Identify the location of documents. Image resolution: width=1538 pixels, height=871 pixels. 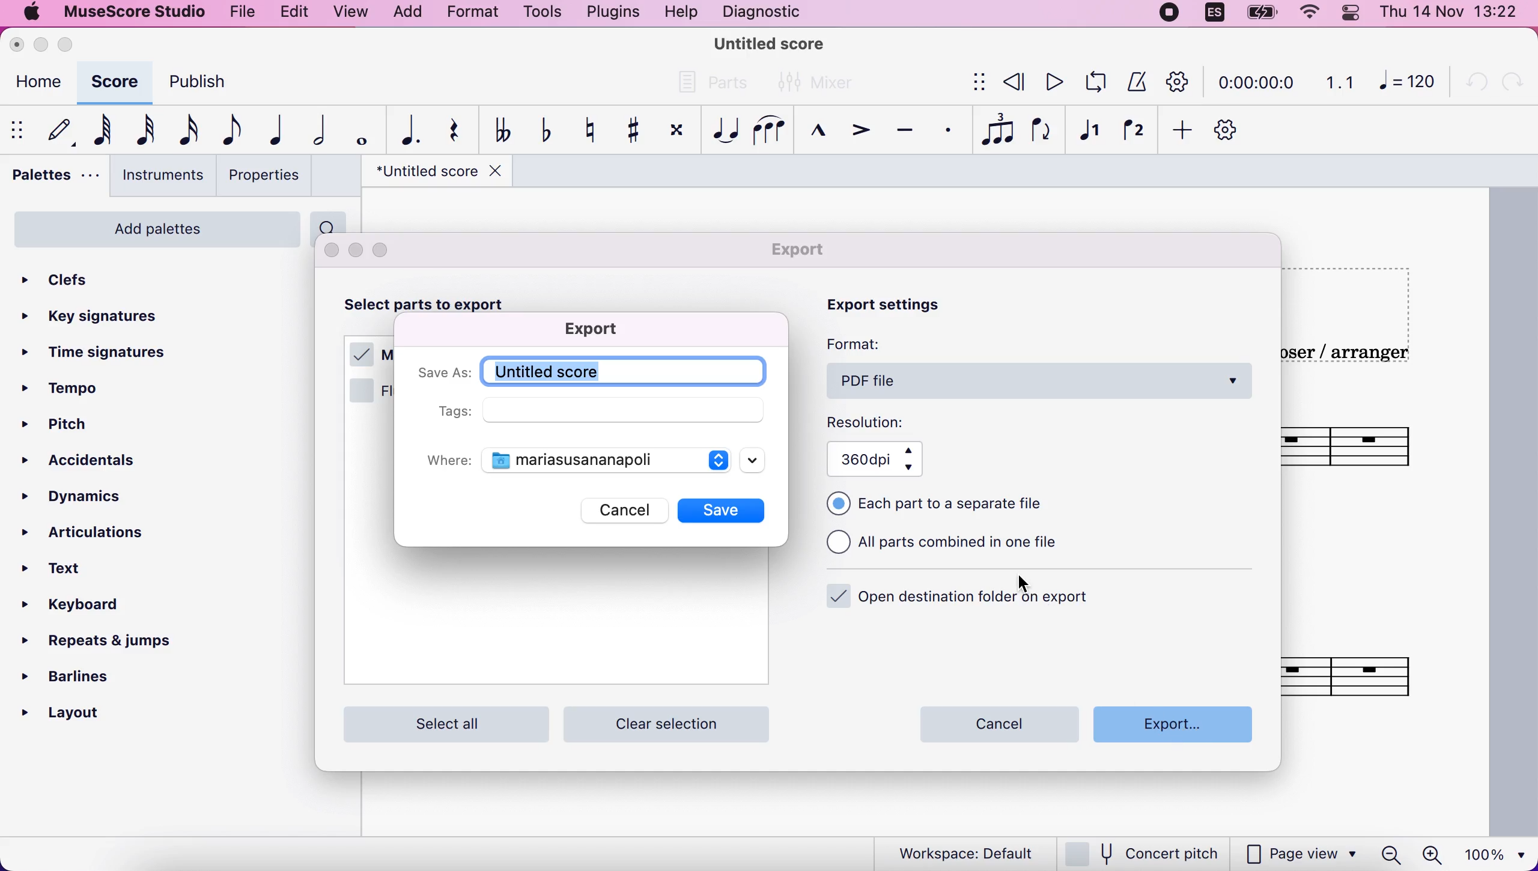
(604, 458).